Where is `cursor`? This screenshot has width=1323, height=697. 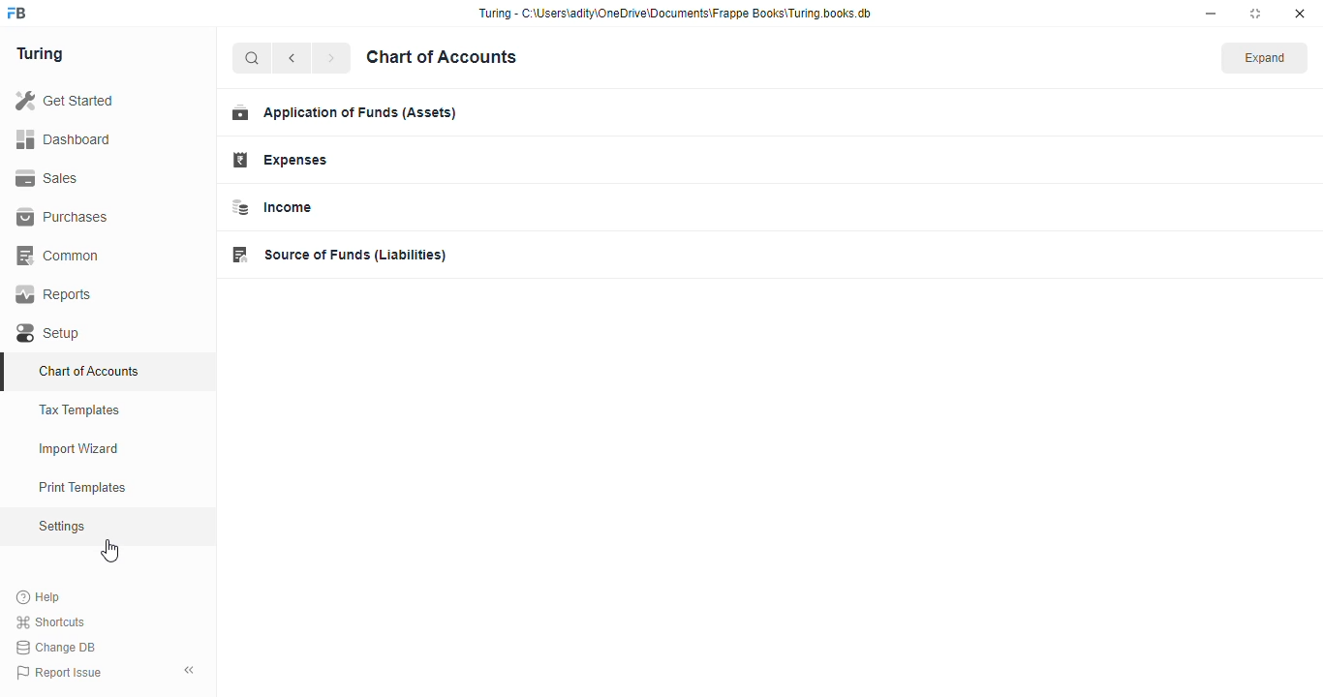
cursor is located at coordinates (113, 553).